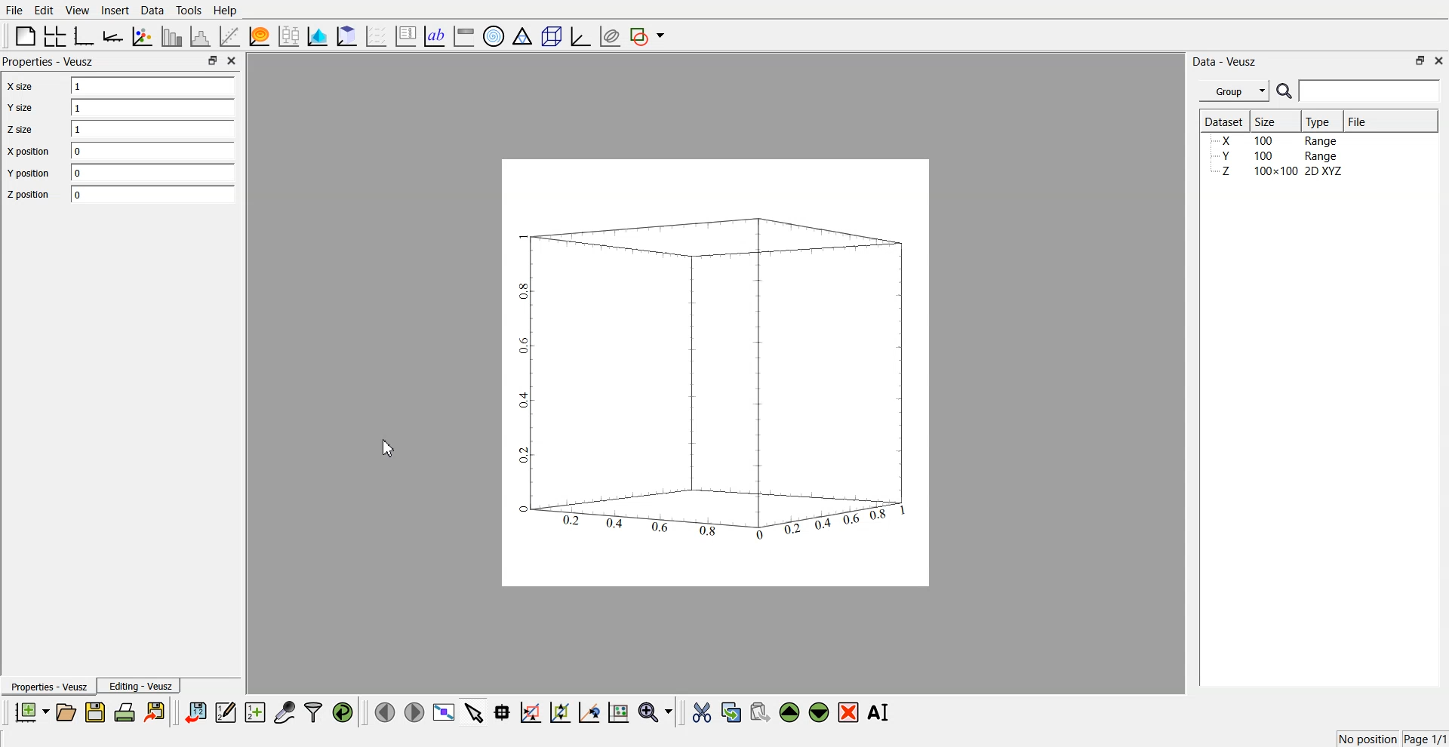 The height and width of the screenshot is (747, 1449). I want to click on Search Bar, so click(1359, 91).